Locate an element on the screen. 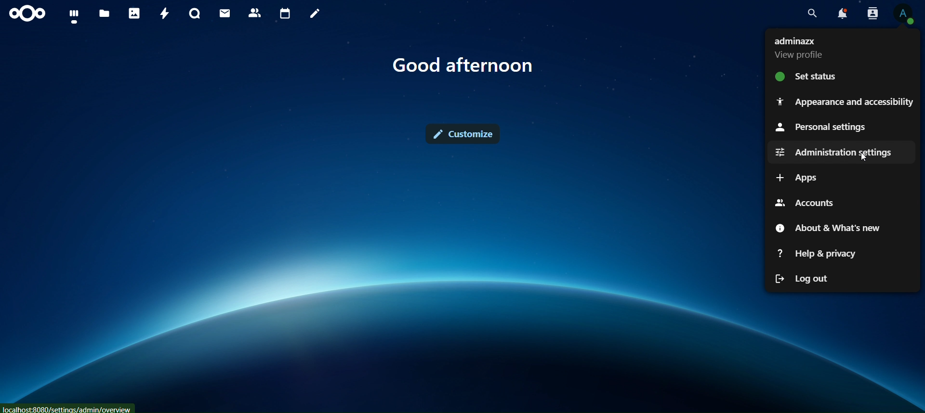  apps is located at coordinates (805, 178).